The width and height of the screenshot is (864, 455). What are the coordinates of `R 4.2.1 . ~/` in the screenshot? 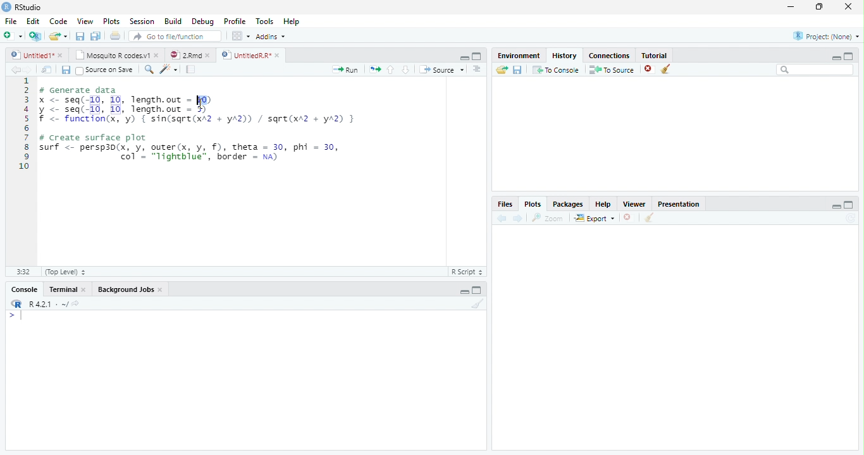 It's located at (48, 303).